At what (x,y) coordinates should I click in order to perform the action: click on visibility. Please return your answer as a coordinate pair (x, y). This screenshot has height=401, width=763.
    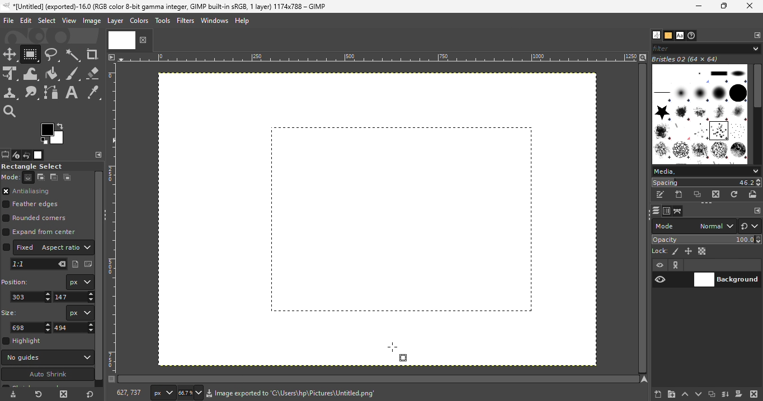
    Looking at the image, I should click on (661, 266).